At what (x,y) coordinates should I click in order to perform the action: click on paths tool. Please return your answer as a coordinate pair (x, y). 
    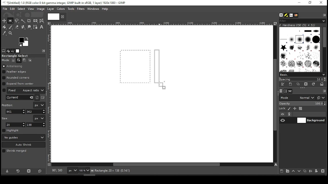
    Looking at the image, I should click on (36, 27).